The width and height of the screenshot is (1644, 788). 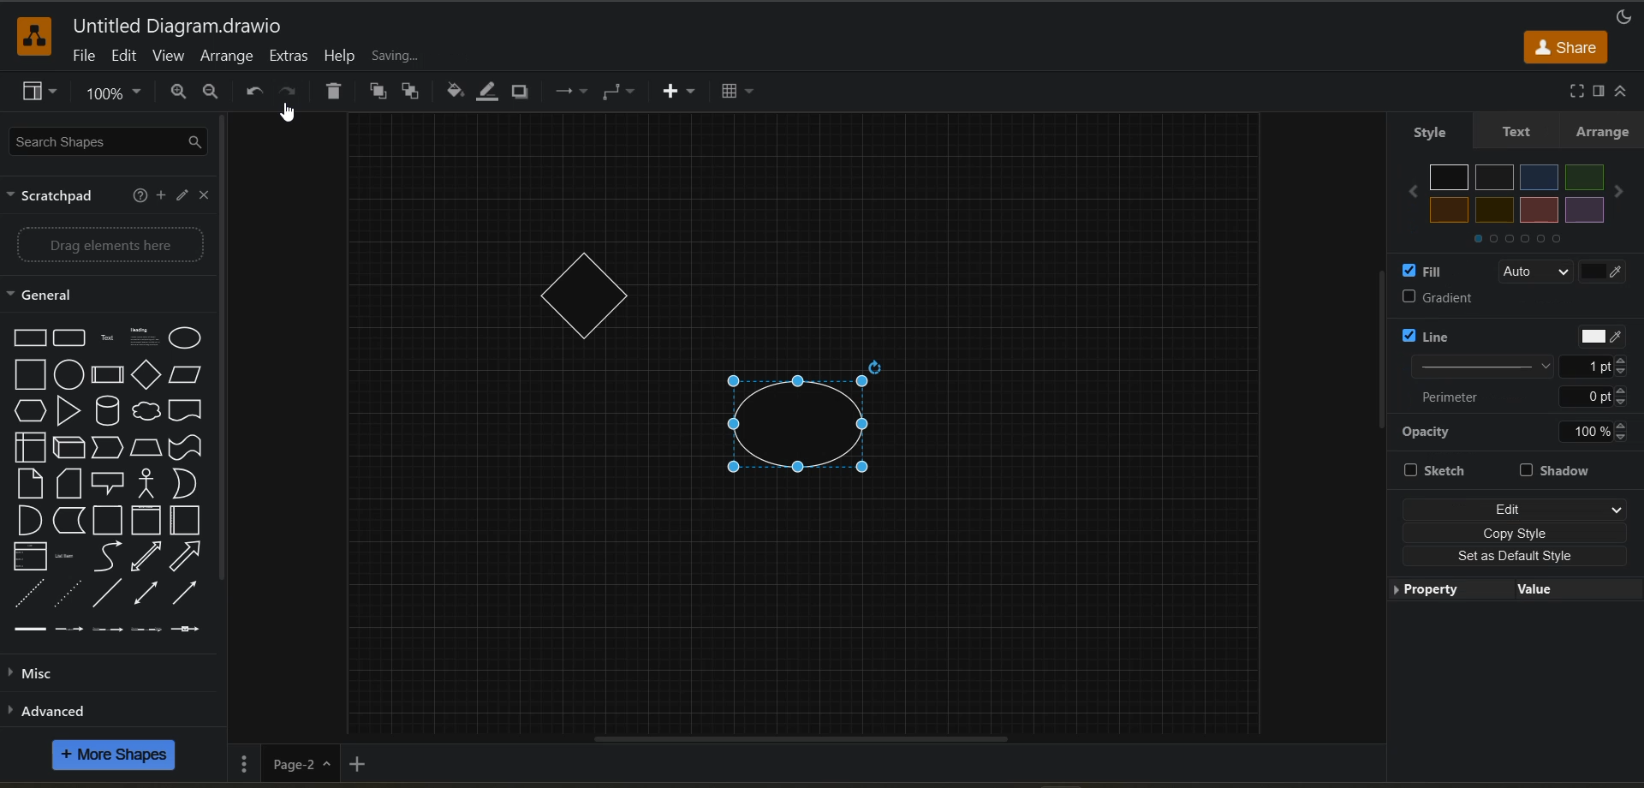 I want to click on insert page, so click(x=355, y=764).